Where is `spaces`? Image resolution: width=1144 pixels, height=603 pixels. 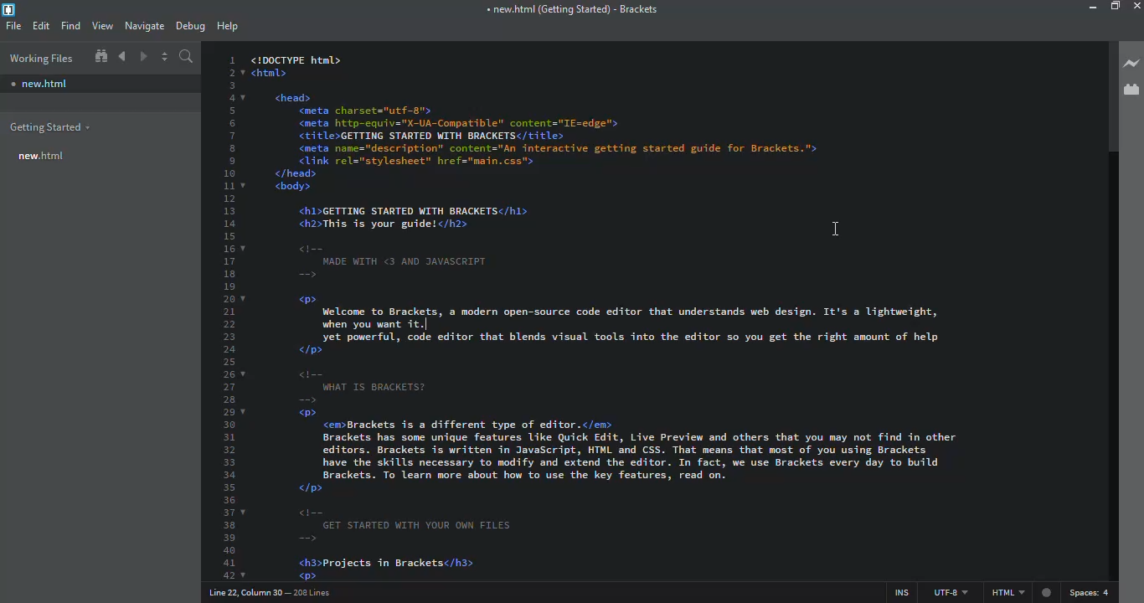 spaces is located at coordinates (1090, 593).